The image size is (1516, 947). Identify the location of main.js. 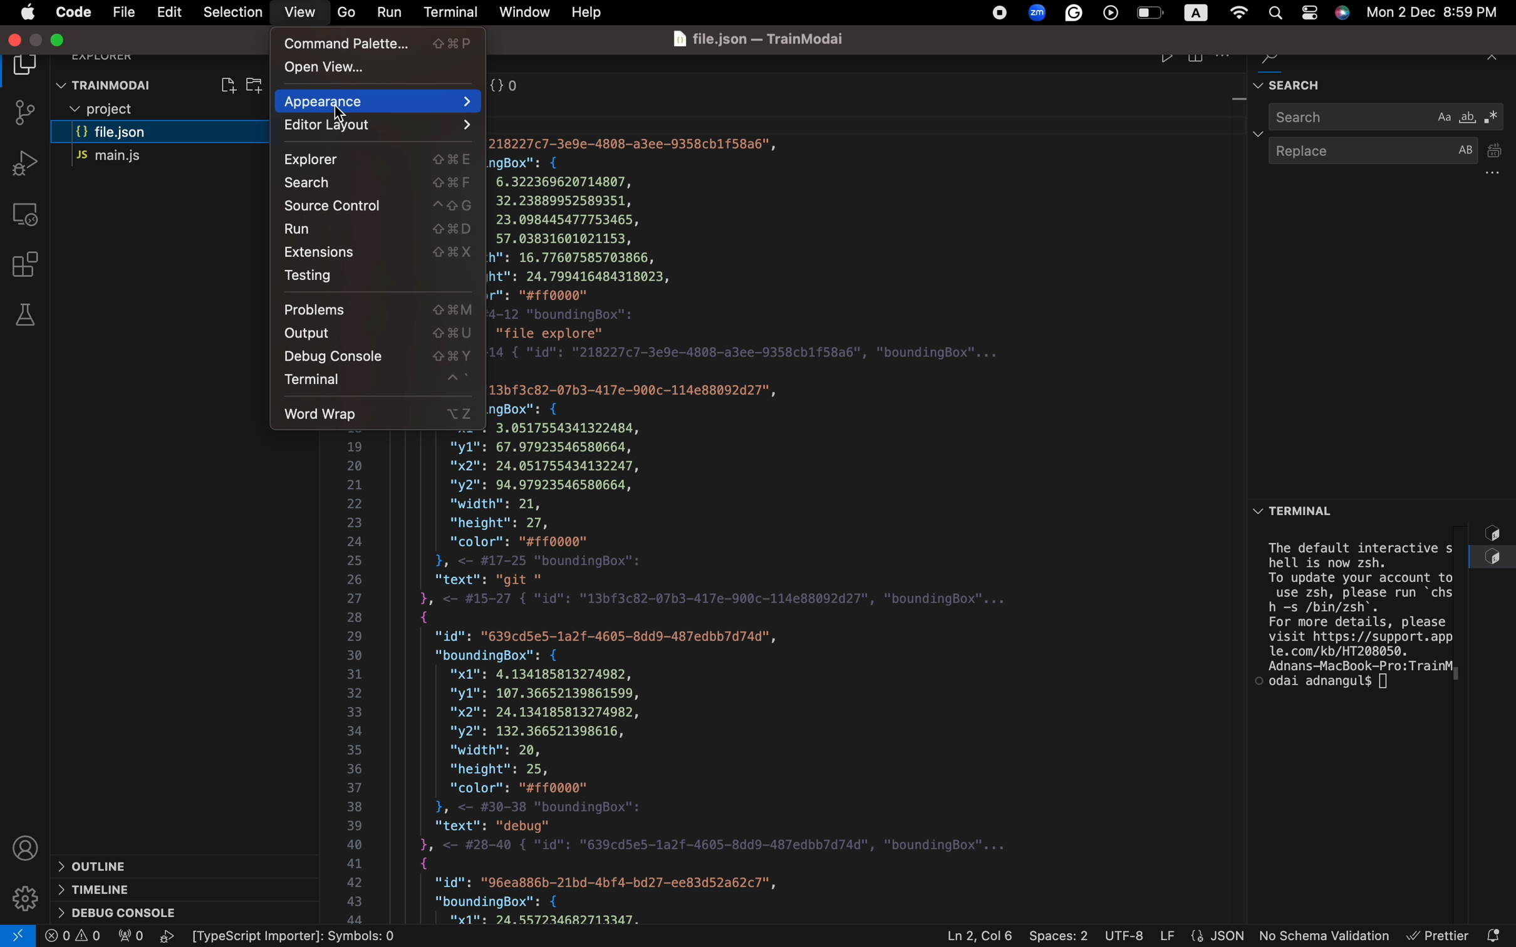
(152, 158).